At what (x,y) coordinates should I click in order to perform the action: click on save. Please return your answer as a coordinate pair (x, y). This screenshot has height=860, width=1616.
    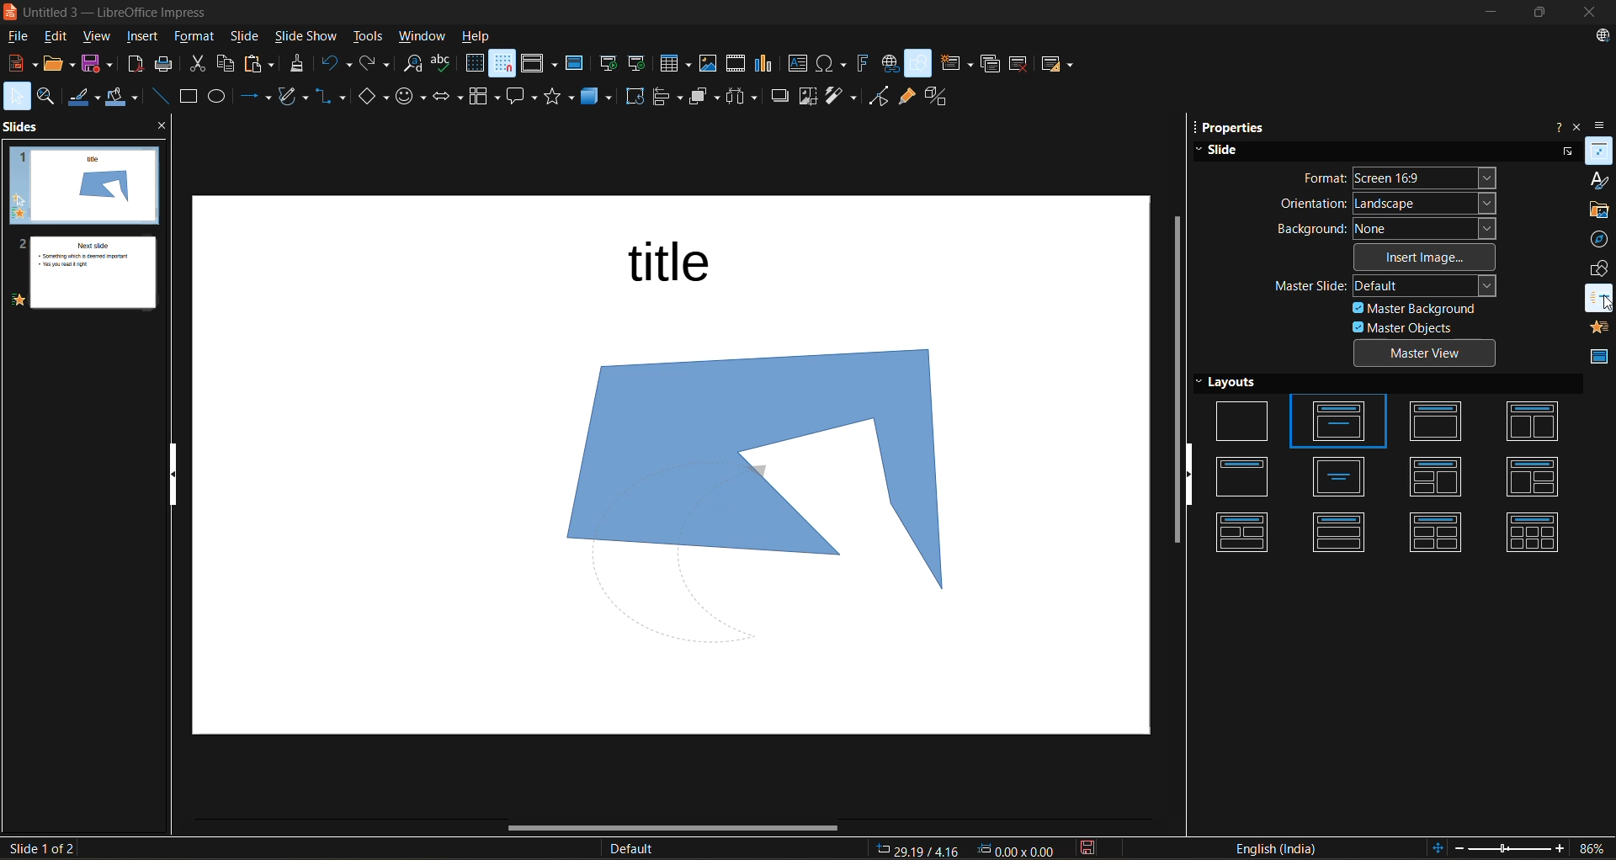
    Looking at the image, I should click on (101, 66).